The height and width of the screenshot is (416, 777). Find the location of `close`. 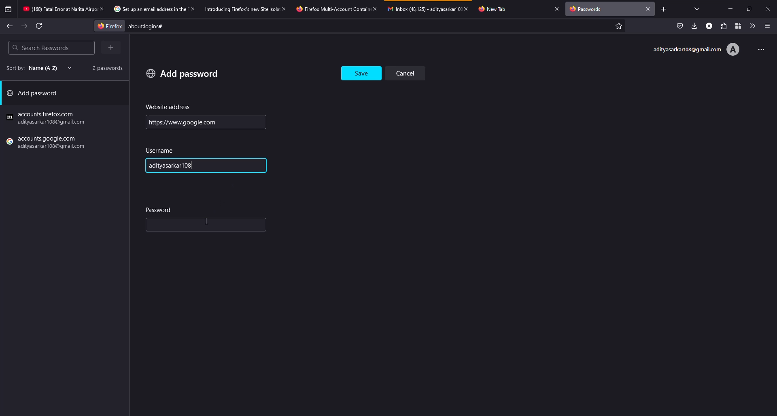

close is located at coordinates (285, 8).